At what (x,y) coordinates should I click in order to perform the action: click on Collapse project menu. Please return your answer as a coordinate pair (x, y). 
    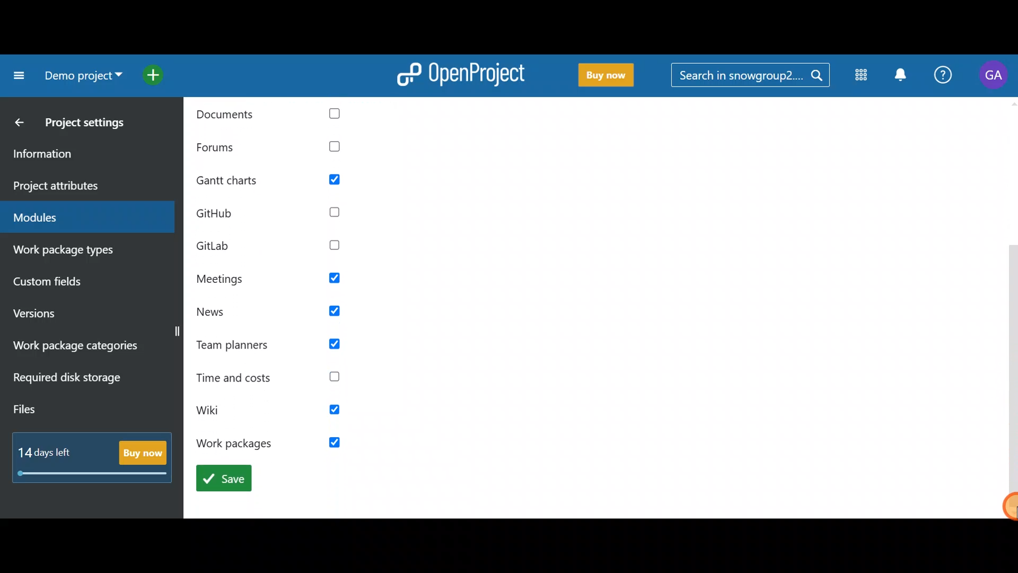
    Looking at the image, I should click on (17, 77).